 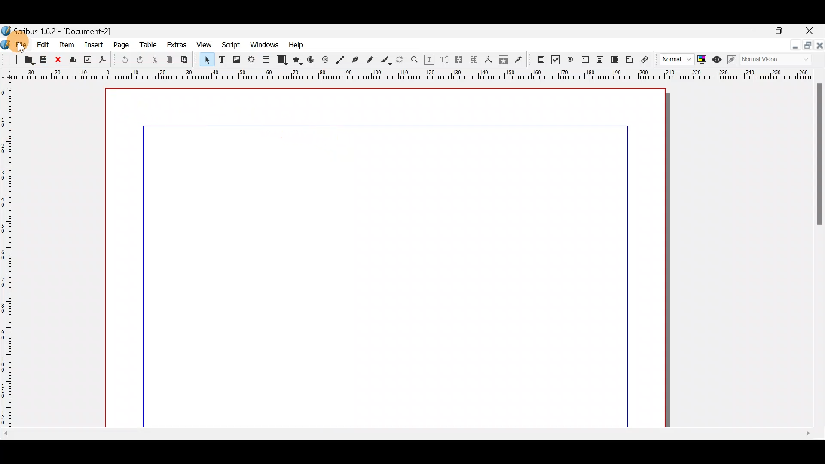 I want to click on Zoom in or out, so click(x=416, y=60).